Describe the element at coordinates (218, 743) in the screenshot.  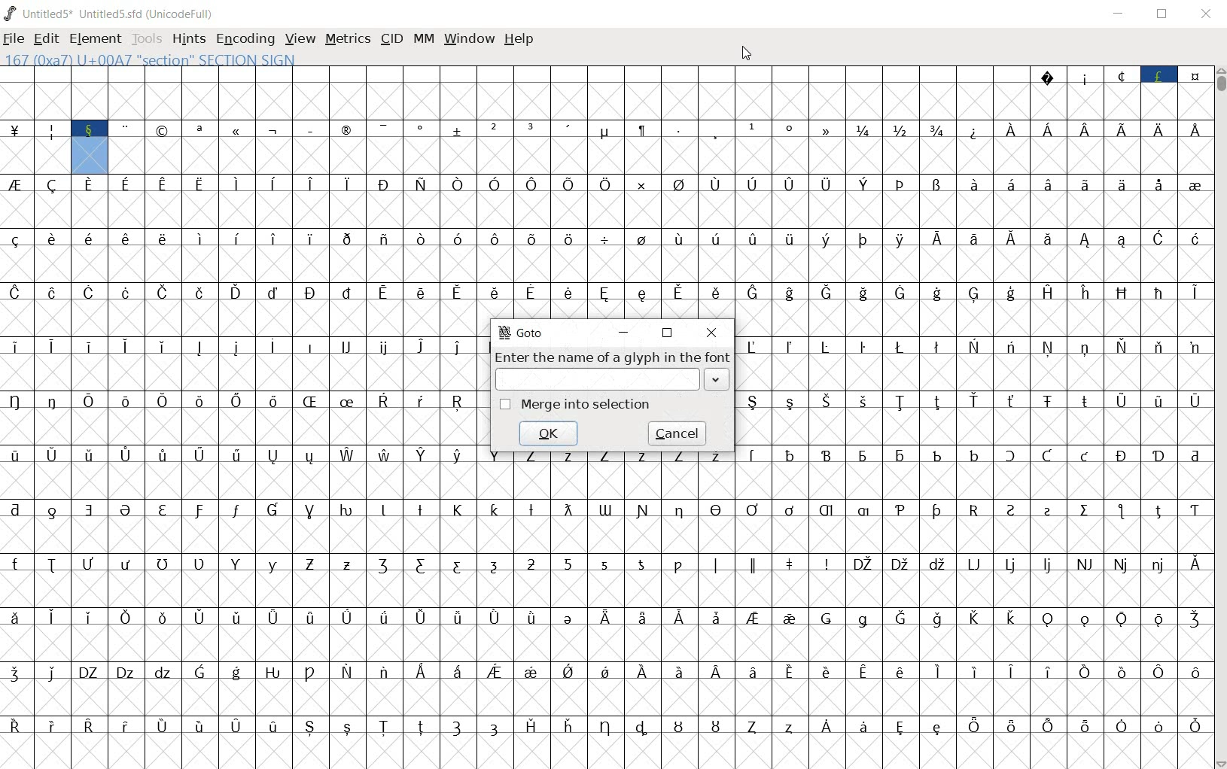
I see `Latin extended characters` at that location.